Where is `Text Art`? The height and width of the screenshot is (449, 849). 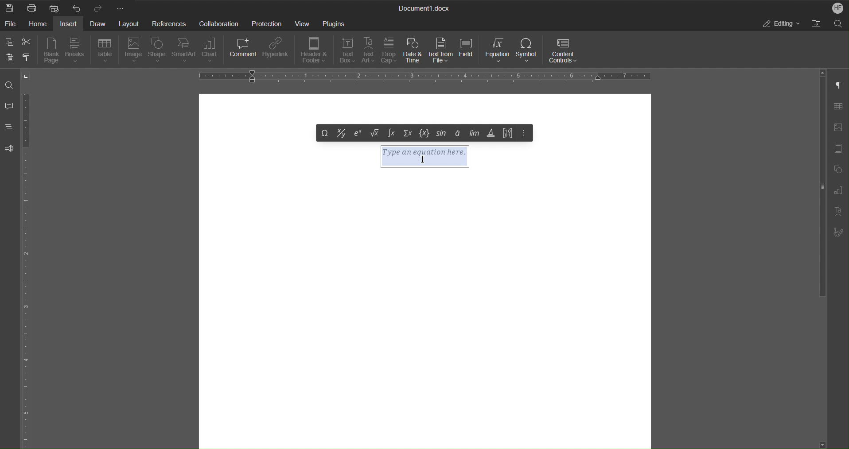 Text Art is located at coordinates (837, 210).